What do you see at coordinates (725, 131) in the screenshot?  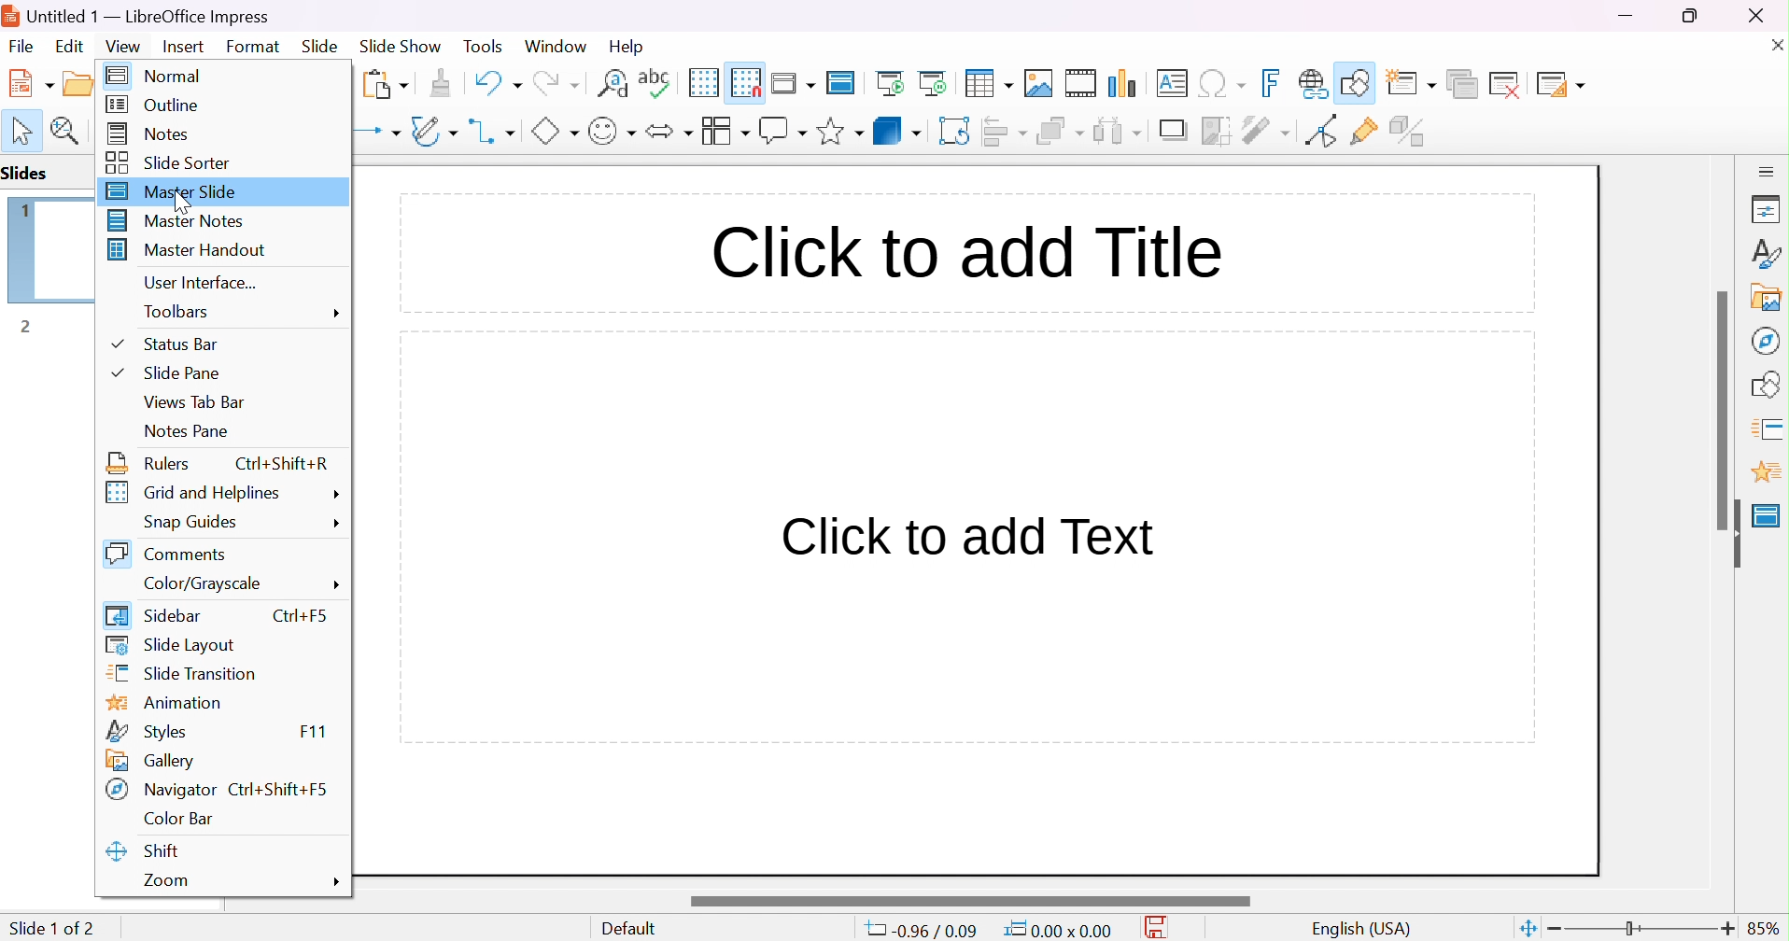 I see `flowchart` at bounding box center [725, 131].